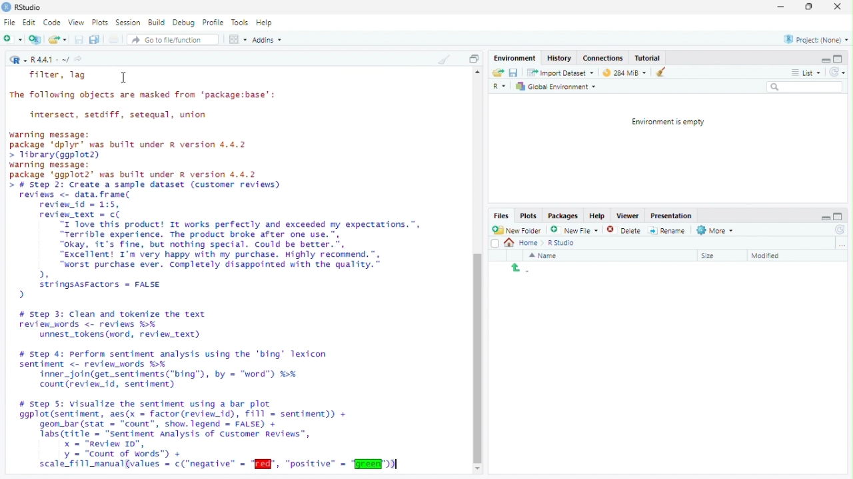 The image size is (853, 479). I want to click on Print, so click(115, 39).